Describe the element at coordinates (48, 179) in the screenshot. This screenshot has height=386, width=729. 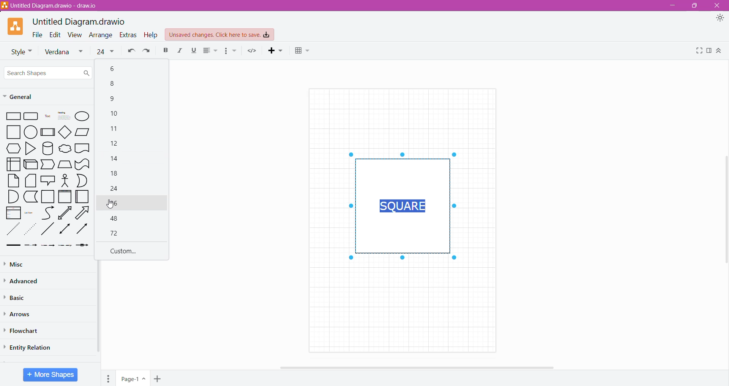
I see `Speech Bubble` at that location.